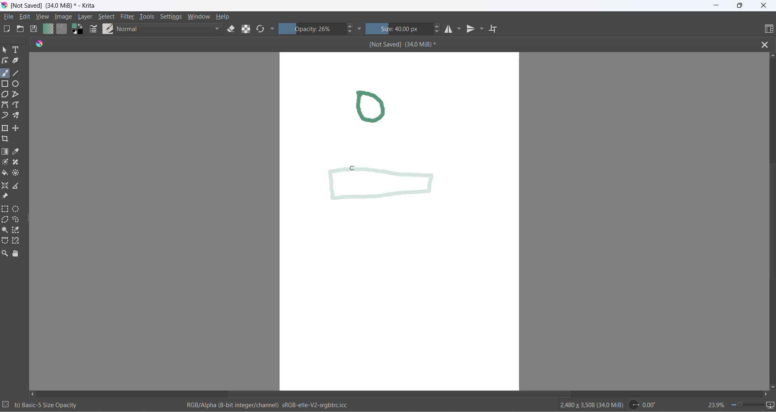 The width and height of the screenshot is (776, 412). What do you see at coordinates (360, 28) in the screenshot?
I see `more settings dropdown button` at bounding box center [360, 28].